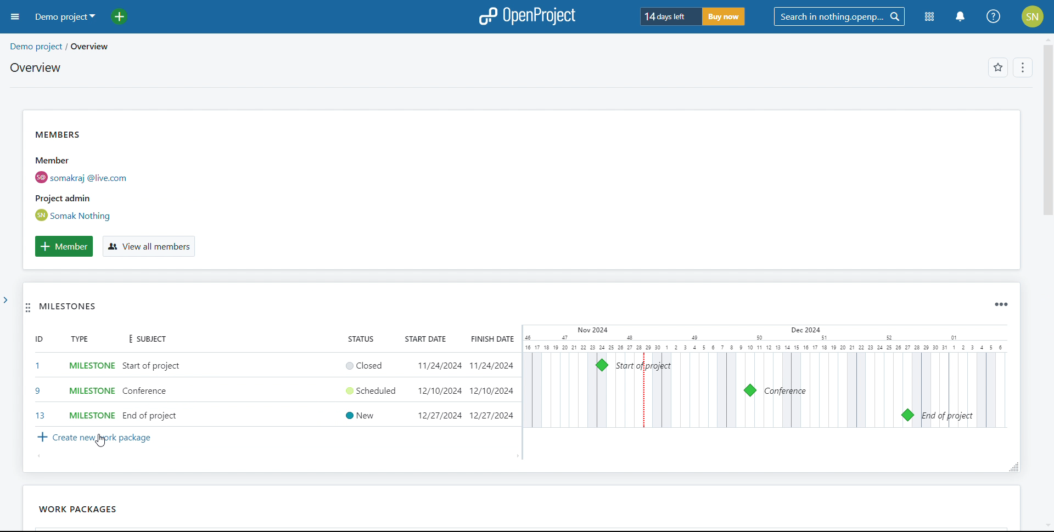 This screenshot has height=532, width=1054. Describe the element at coordinates (28, 309) in the screenshot. I see `move widget` at that location.